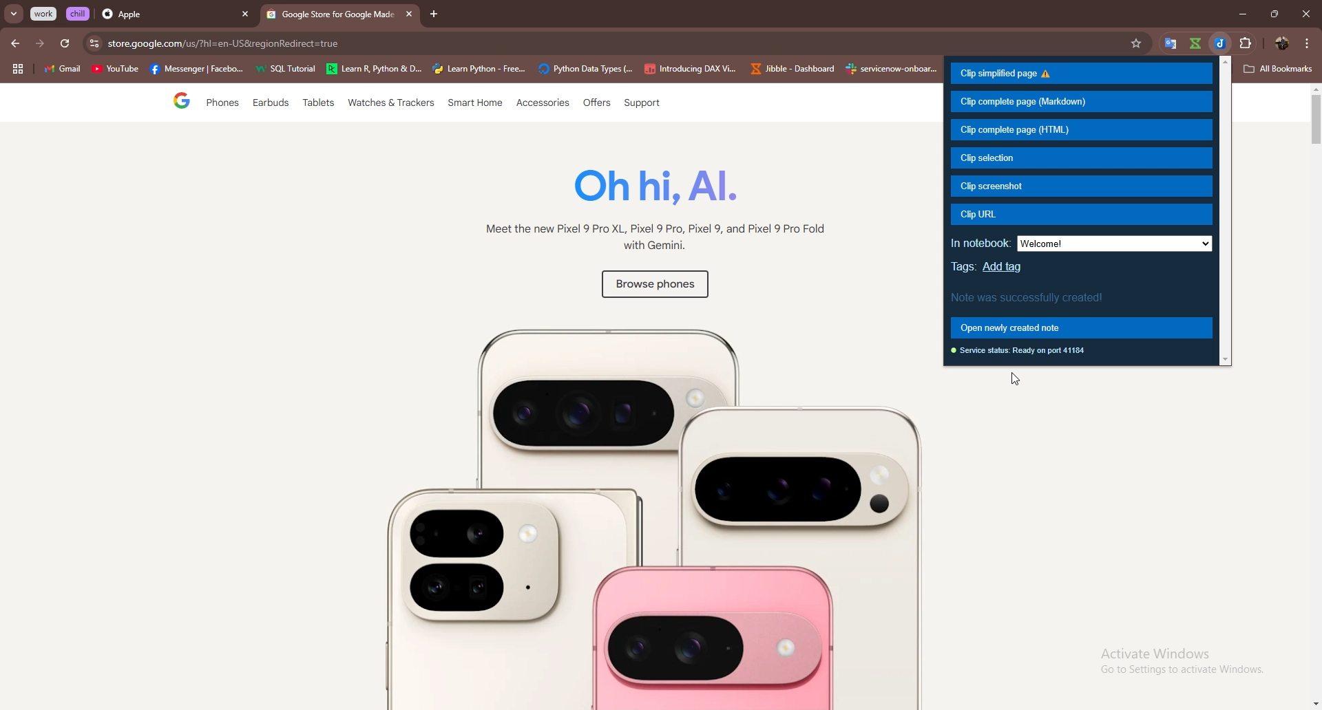 Image resolution: width=1322 pixels, height=710 pixels. I want to click on profile, so click(1279, 44).